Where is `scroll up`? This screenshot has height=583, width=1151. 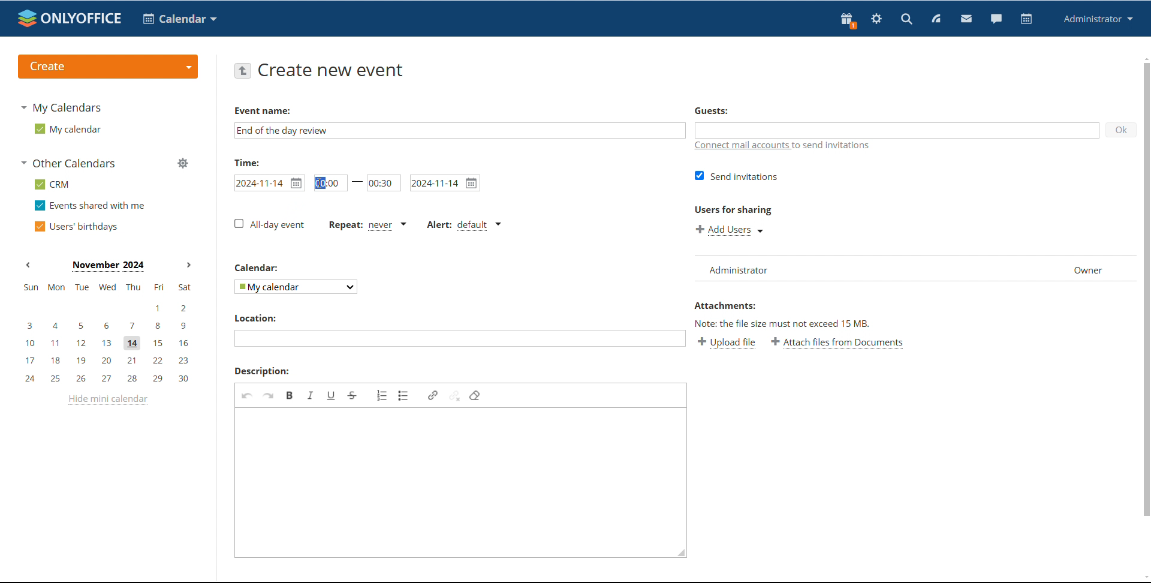
scroll up is located at coordinates (1144, 58).